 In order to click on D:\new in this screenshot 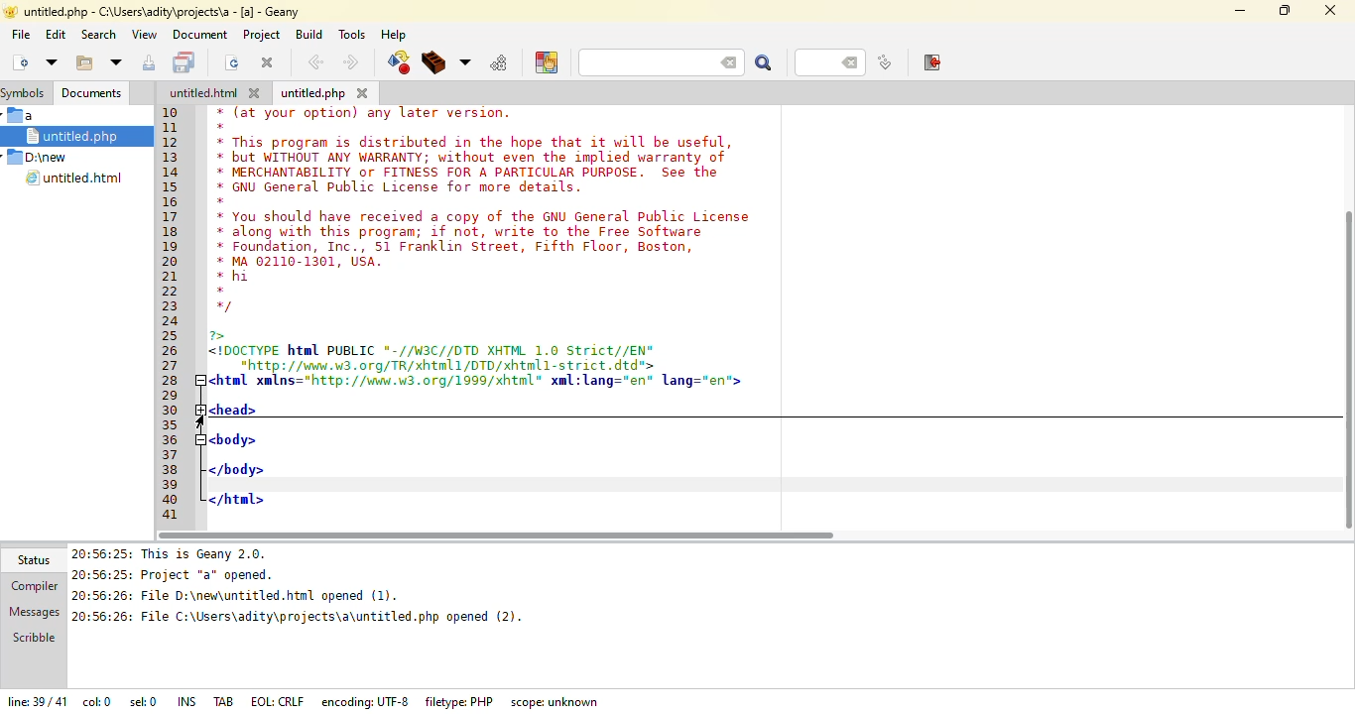, I will do `click(38, 158)`.